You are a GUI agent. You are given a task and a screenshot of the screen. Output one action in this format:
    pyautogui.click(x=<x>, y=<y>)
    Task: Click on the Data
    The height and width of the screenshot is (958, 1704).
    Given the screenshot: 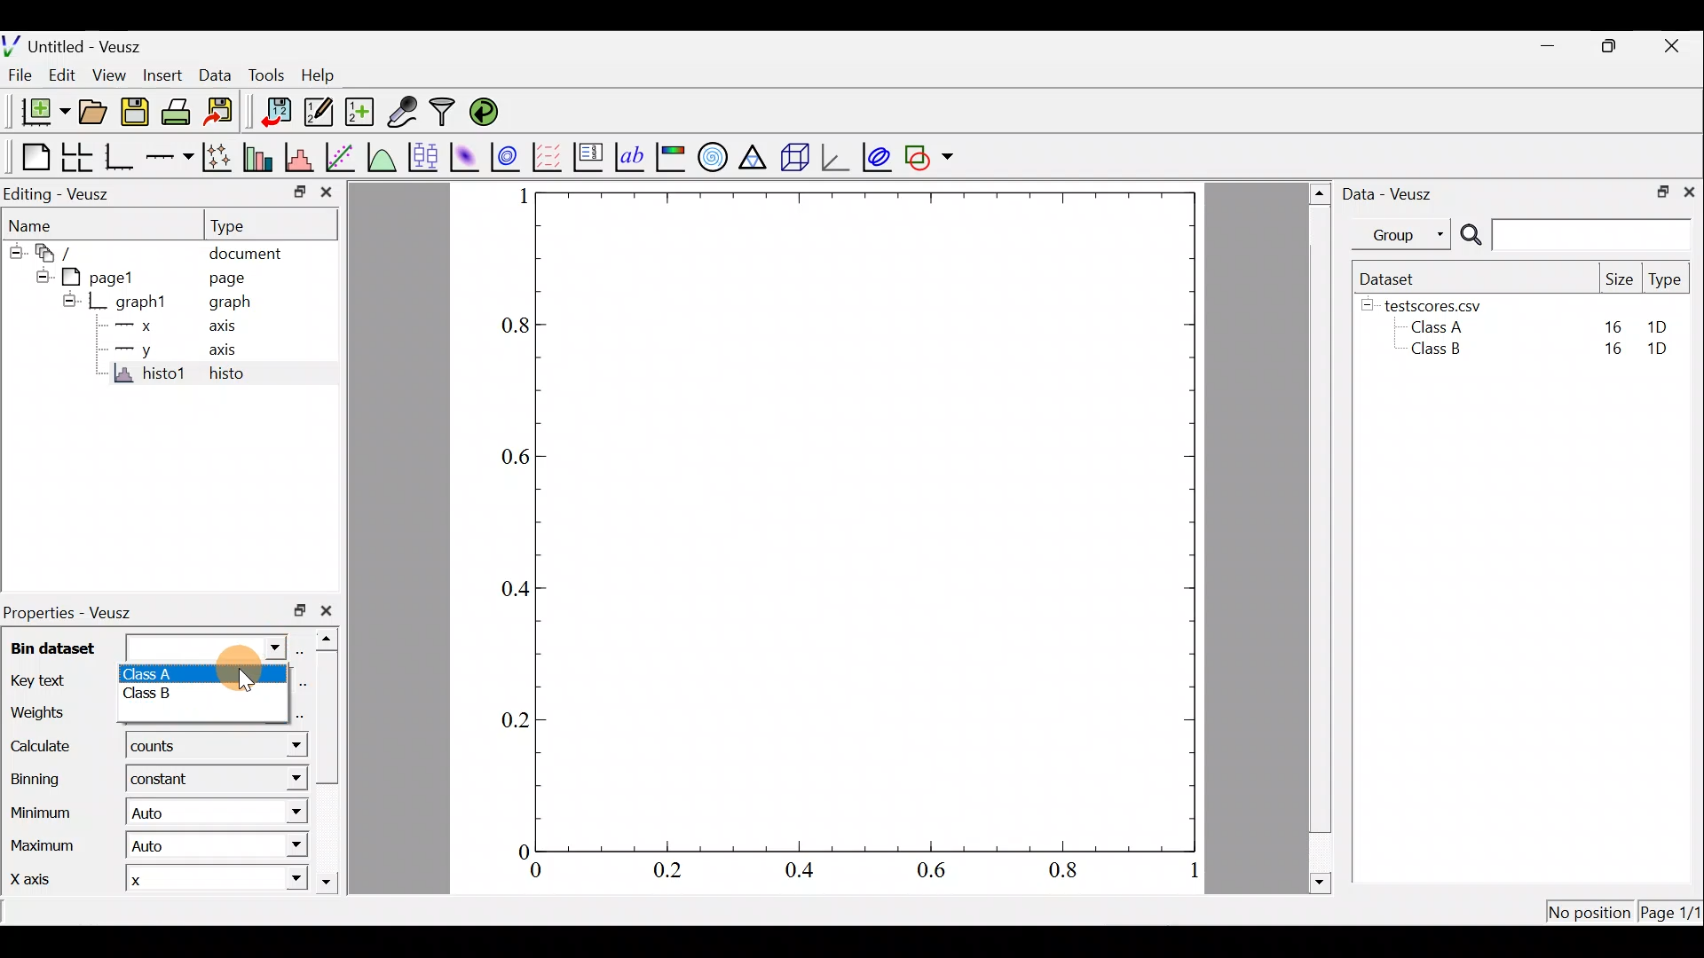 What is the action you would take?
    pyautogui.click(x=213, y=73)
    